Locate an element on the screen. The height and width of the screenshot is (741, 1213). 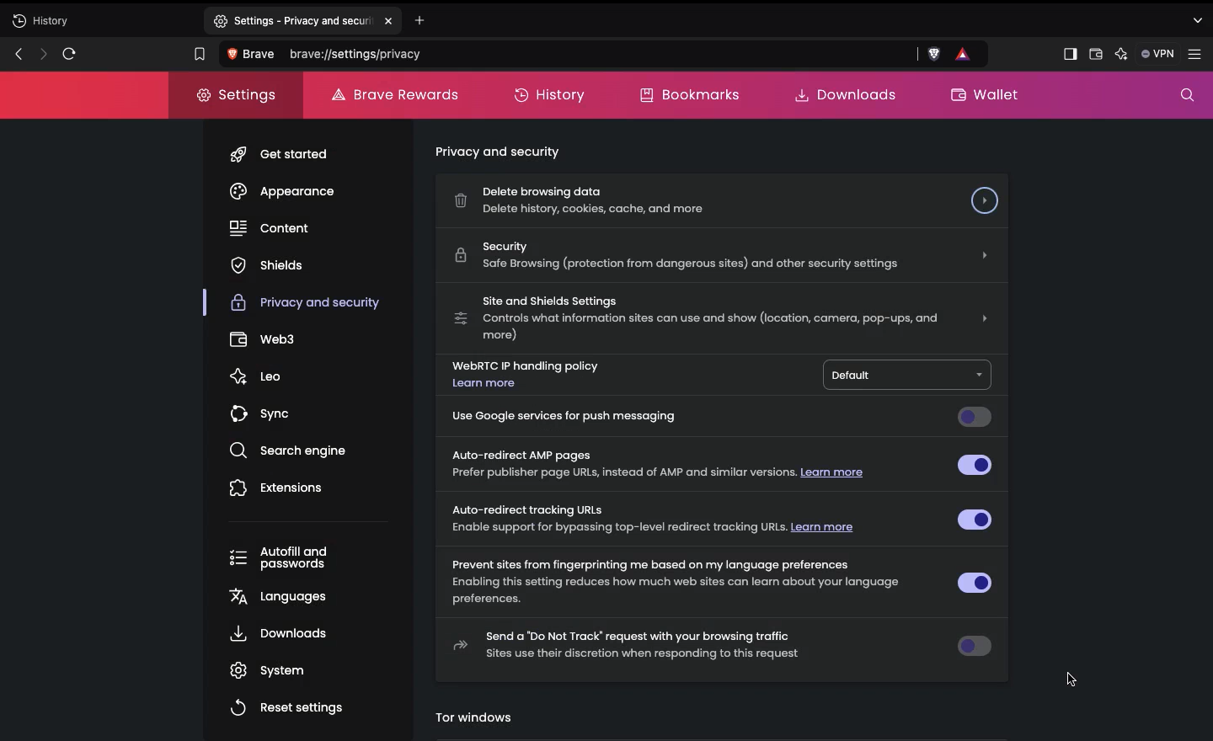
System is located at coordinates (267, 670).